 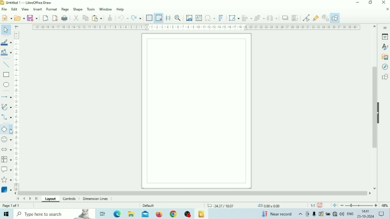 What do you see at coordinates (306, 18) in the screenshot?
I see `Toggle point edit mode` at bounding box center [306, 18].